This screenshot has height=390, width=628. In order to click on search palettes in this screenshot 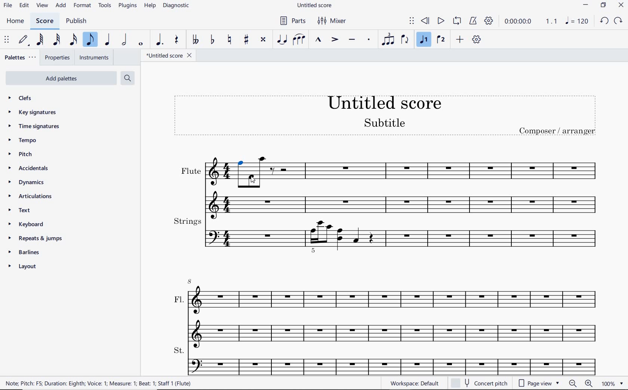, I will do `click(127, 78)`.